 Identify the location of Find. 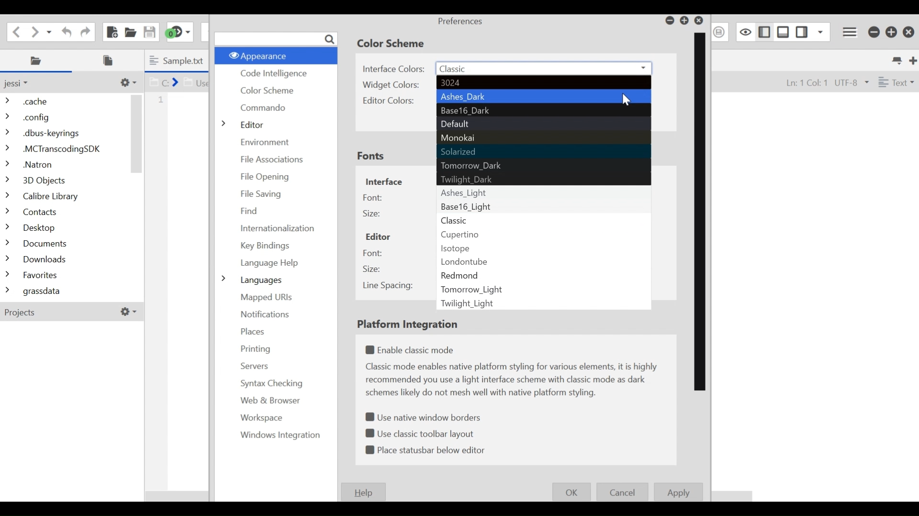
(250, 210).